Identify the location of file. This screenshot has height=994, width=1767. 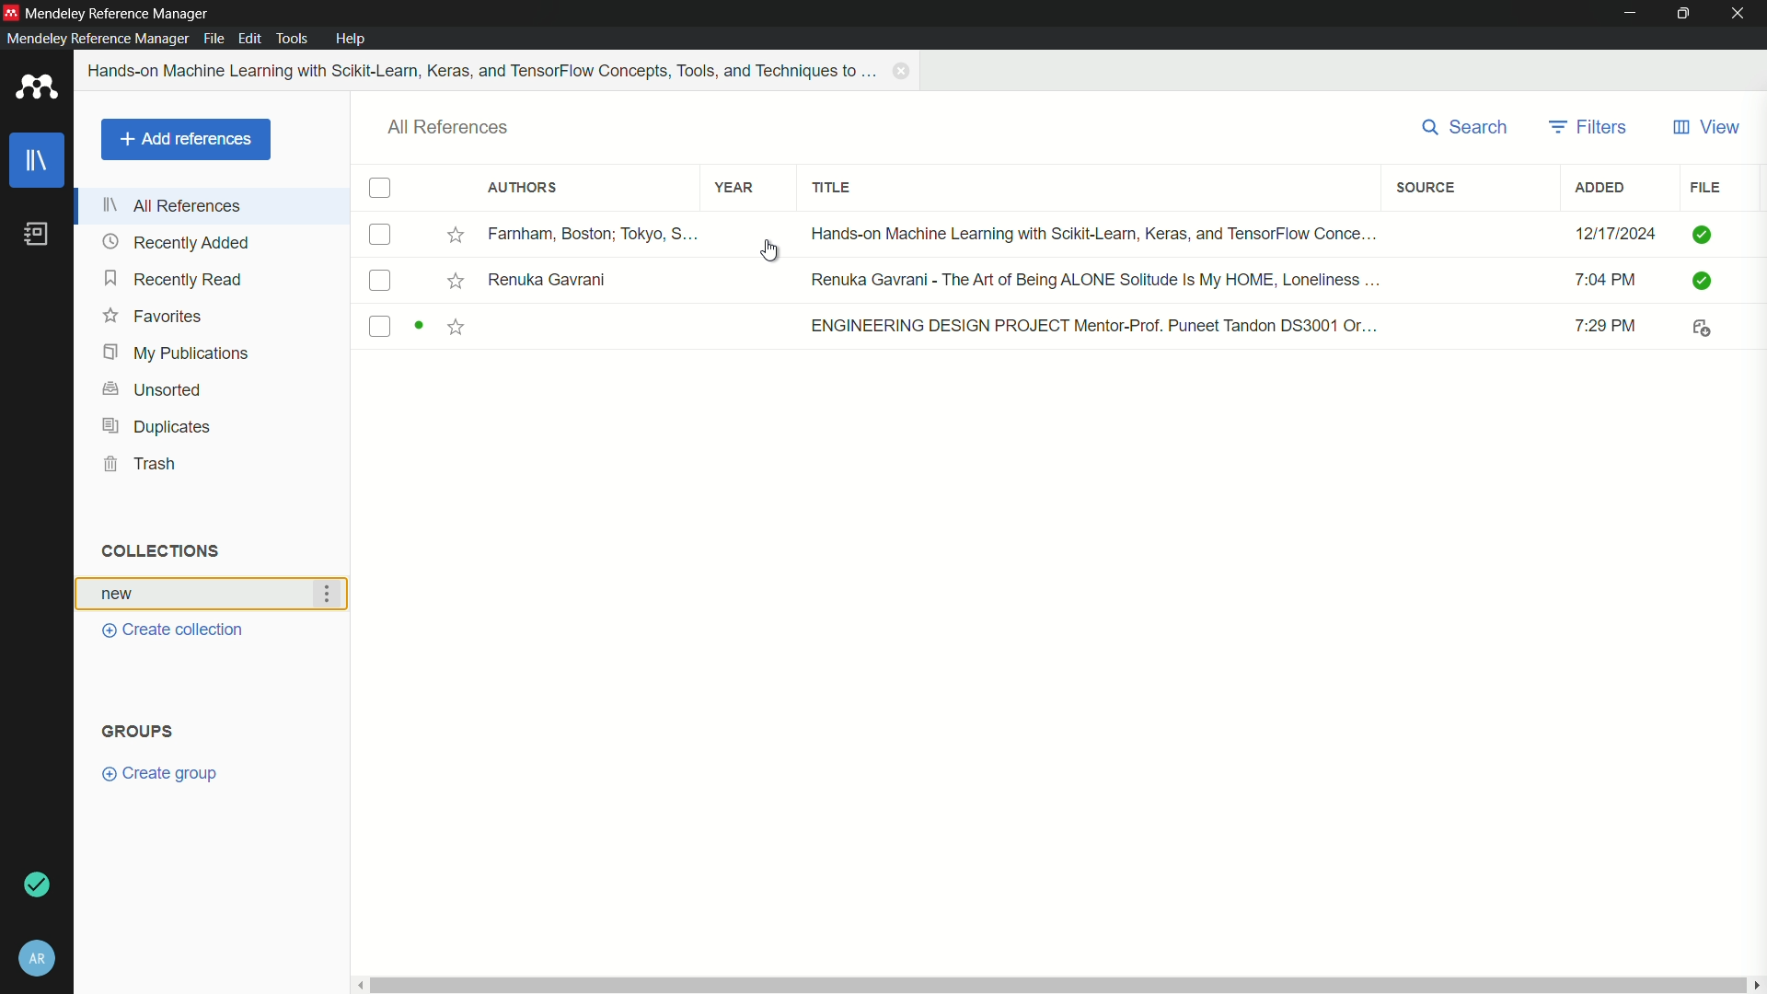
(1703, 188).